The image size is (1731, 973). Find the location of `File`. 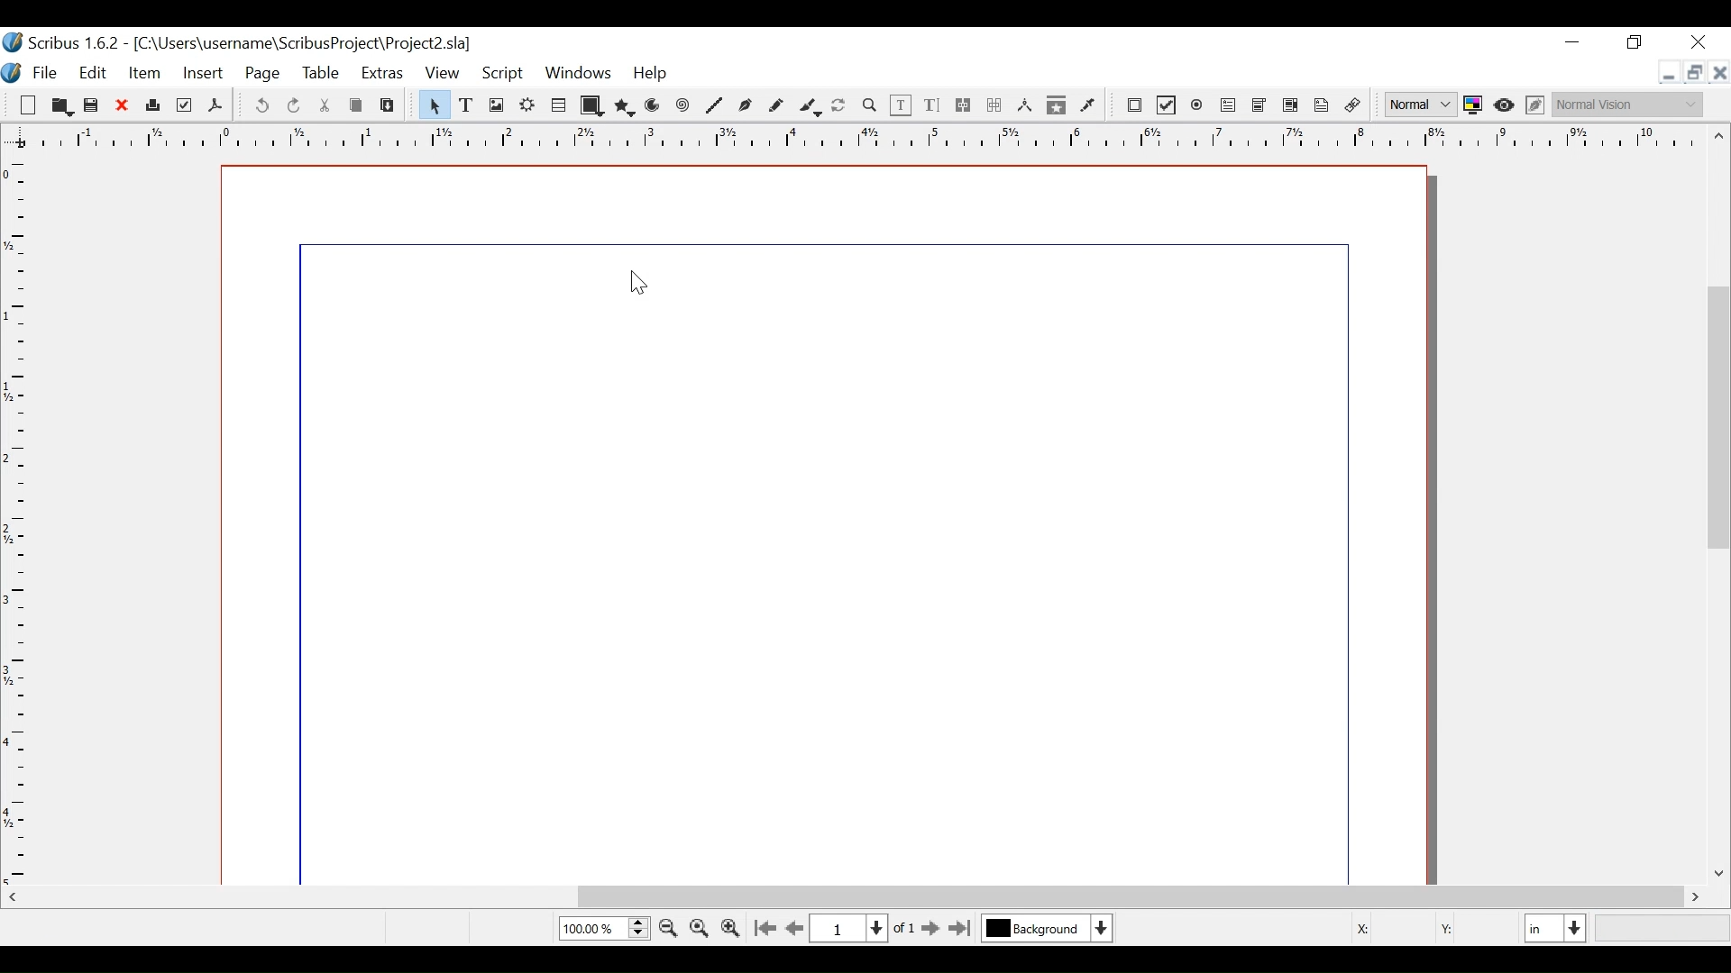

File is located at coordinates (823, 522).